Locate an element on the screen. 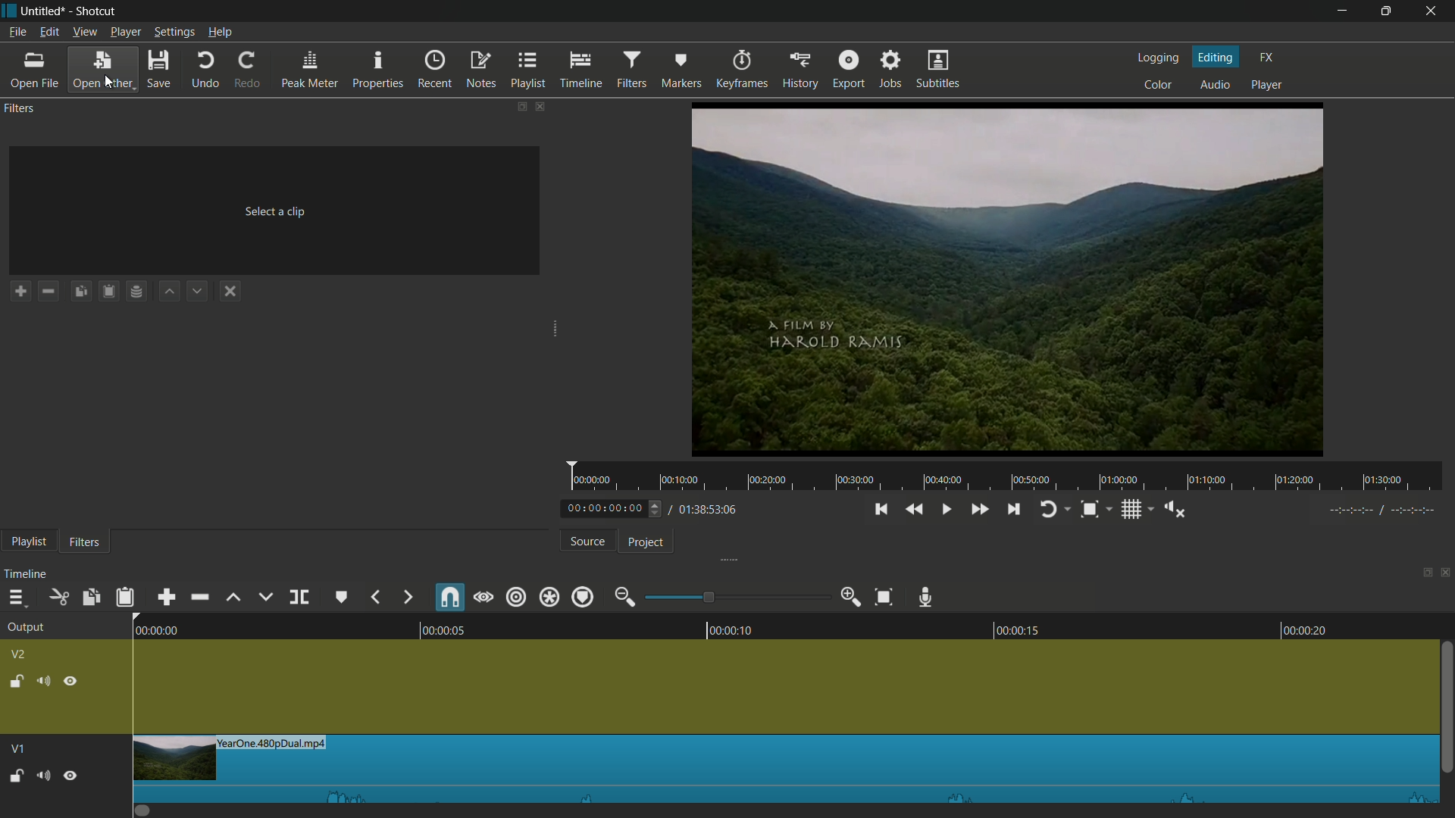  save is located at coordinates (158, 70).